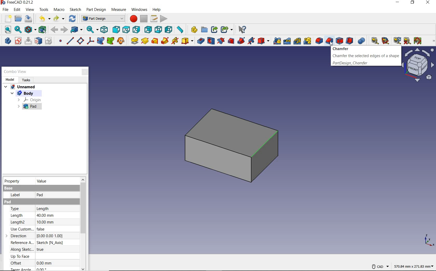 This screenshot has height=271, width=436. I want to click on create a clone, so click(122, 41).